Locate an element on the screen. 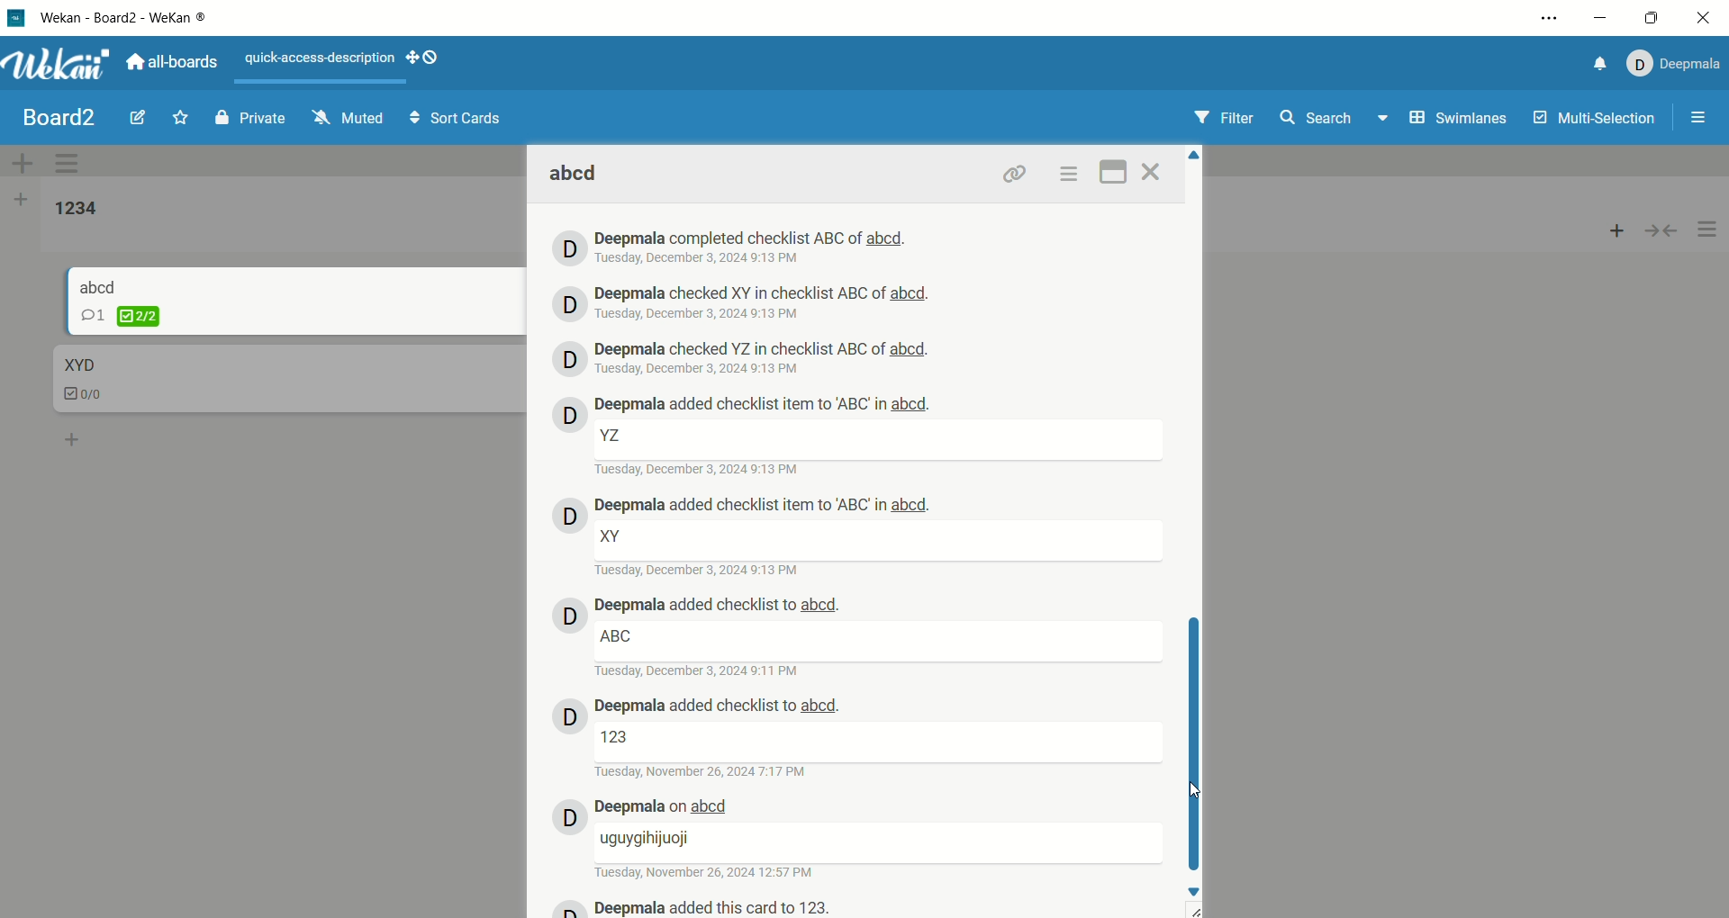 This screenshot has height=918, width=1729. deepmala history is located at coordinates (719, 607).